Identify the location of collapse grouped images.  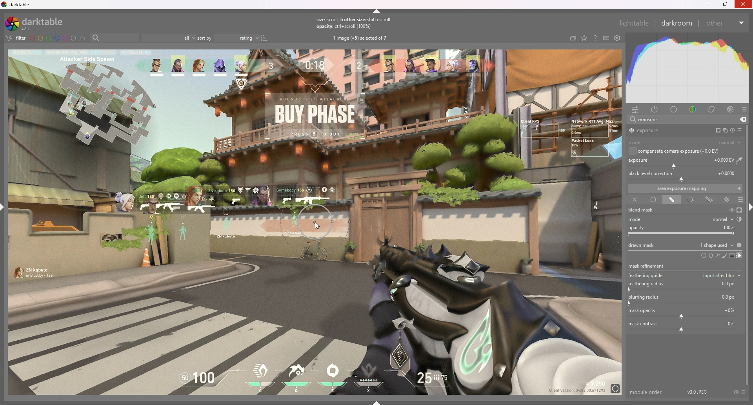
(573, 39).